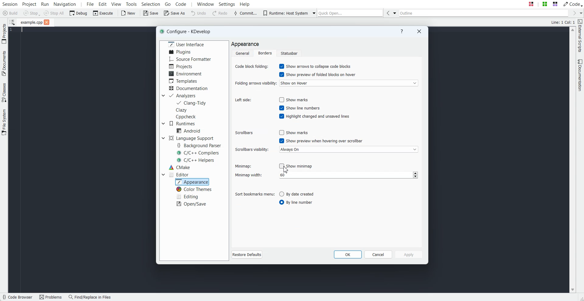 Image resolution: width=584 pixels, height=301 pixels. What do you see at coordinates (255, 84) in the screenshot?
I see `Folding arrows visibility` at bounding box center [255, 84].